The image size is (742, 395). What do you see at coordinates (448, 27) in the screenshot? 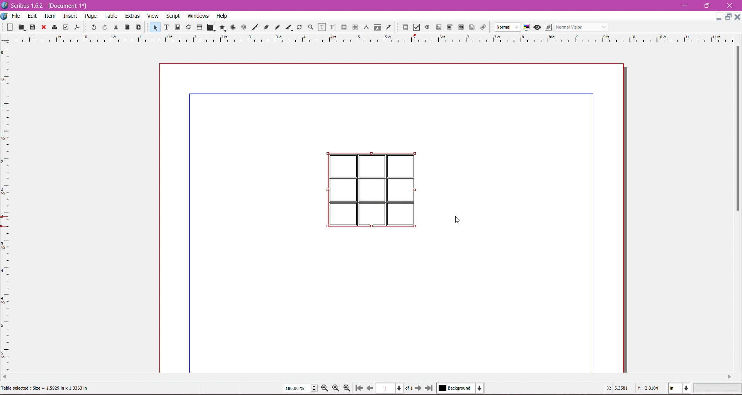
I see `PDF combo box` at bounding box center [448, 27].